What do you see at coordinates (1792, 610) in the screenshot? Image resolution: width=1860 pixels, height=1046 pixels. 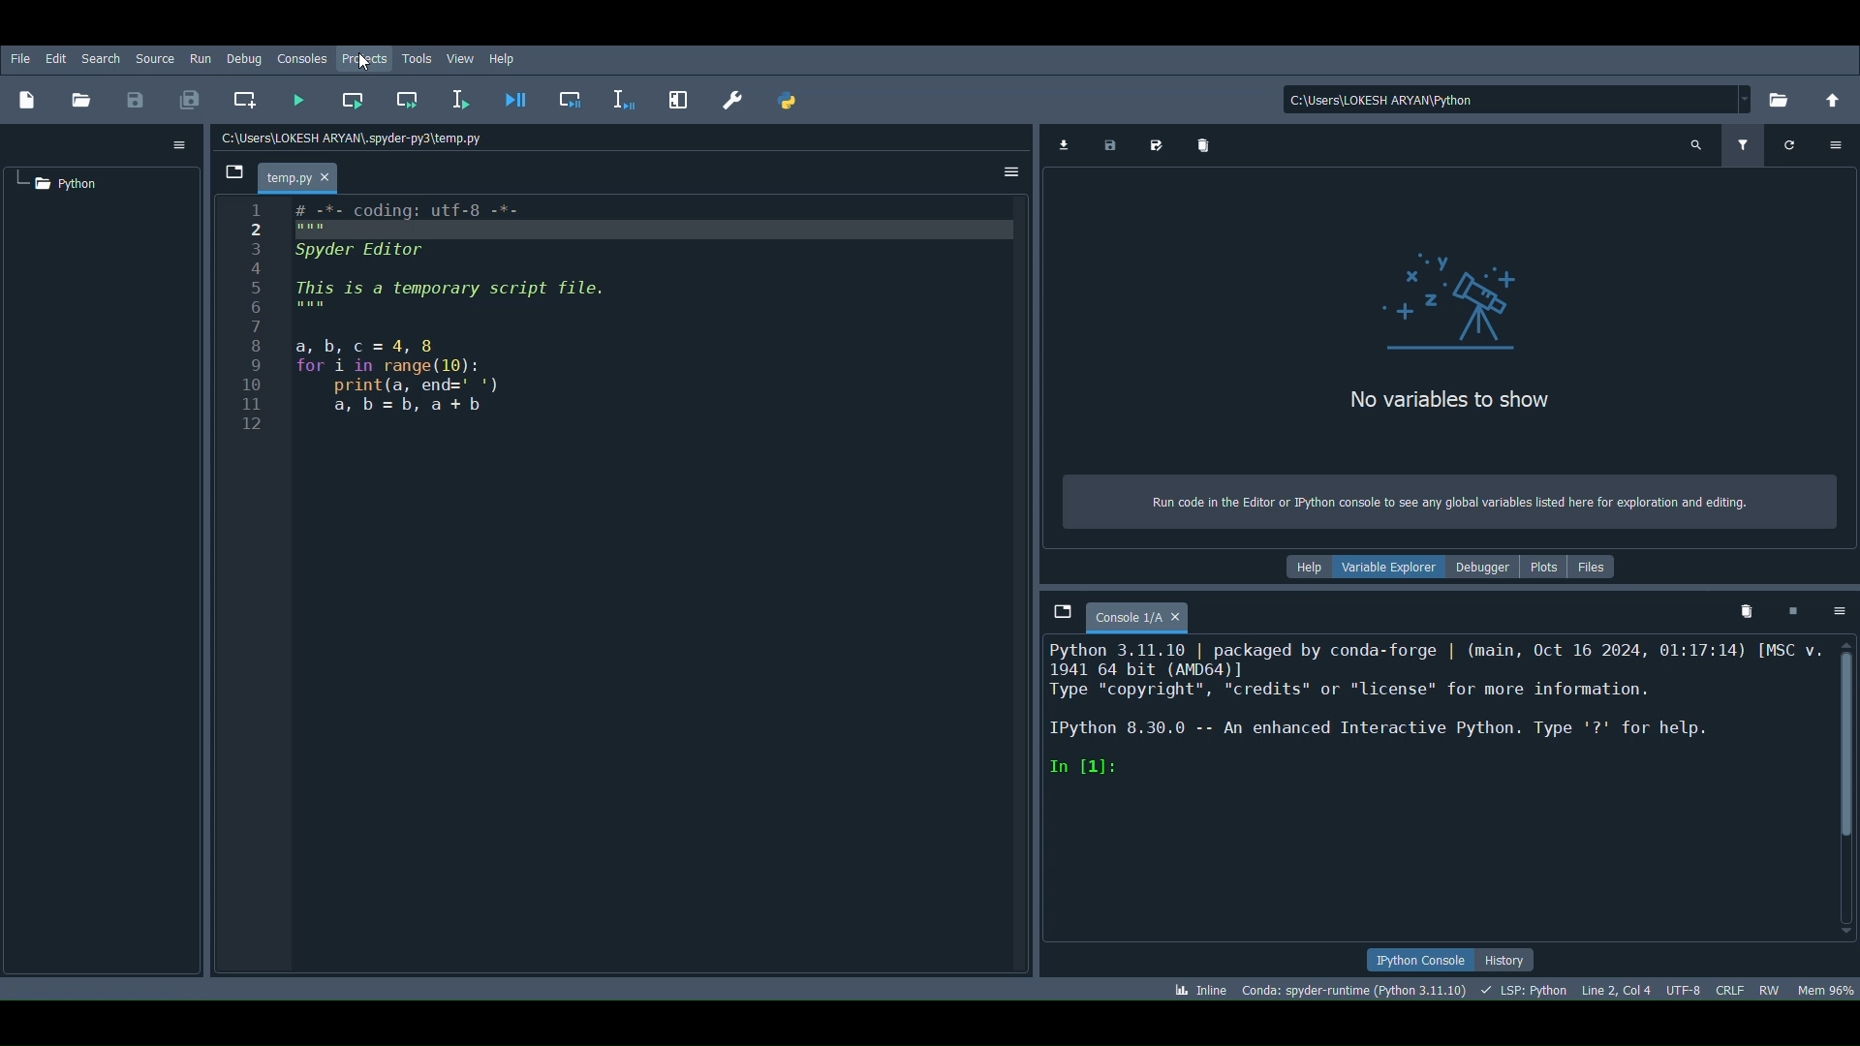 I see `Interrupt kernel` at bounding box center [1792, 610].